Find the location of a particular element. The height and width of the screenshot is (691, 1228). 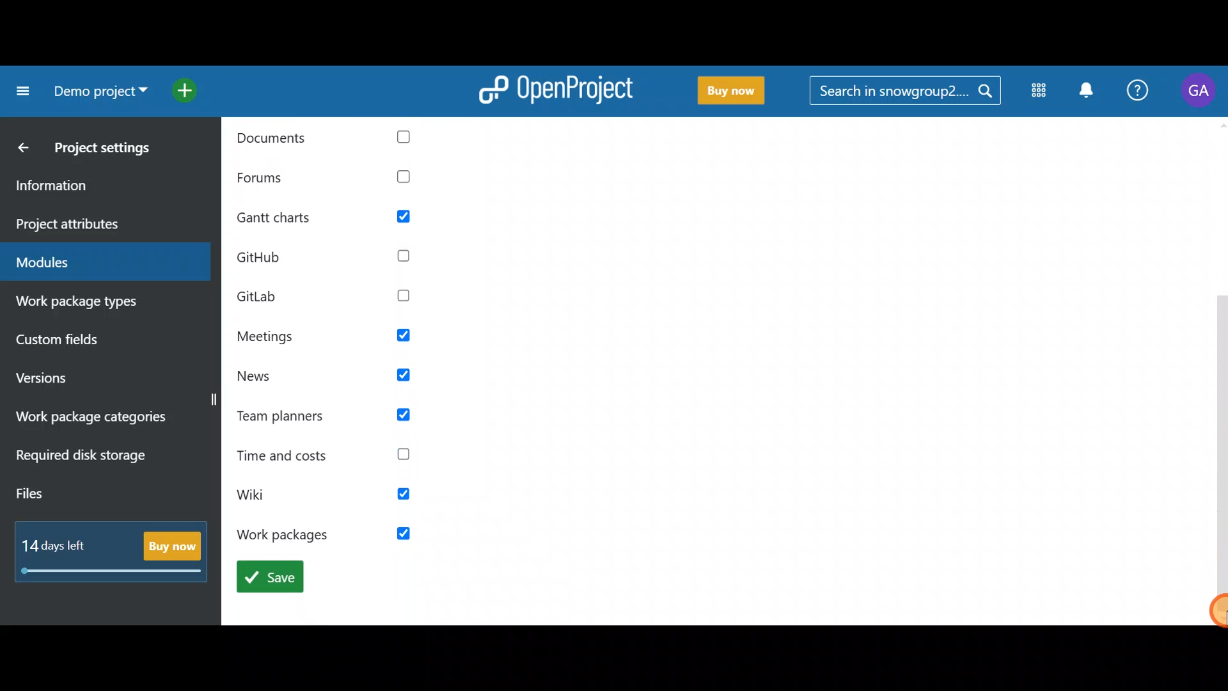

Team planners is located at coordinates (329, 416).